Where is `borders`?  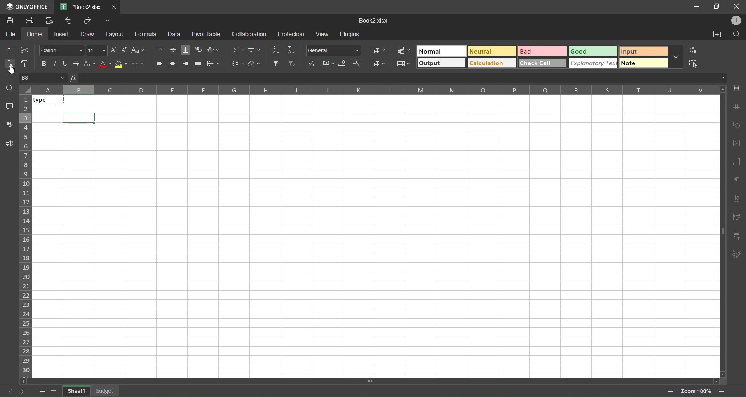 borders is located at coordinates (138, 64).